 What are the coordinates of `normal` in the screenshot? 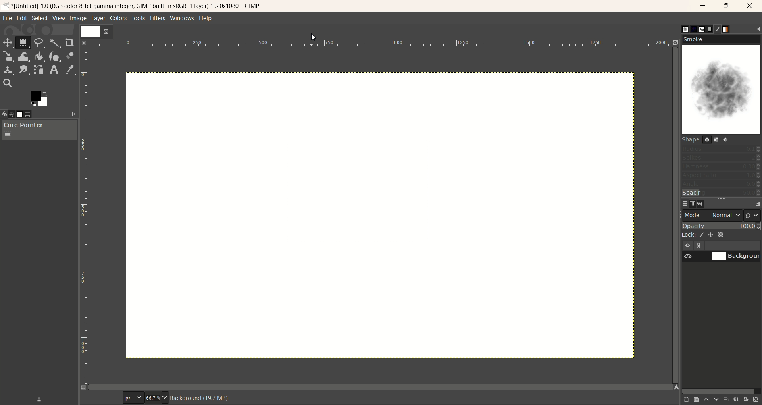 It's located at (723, 215).